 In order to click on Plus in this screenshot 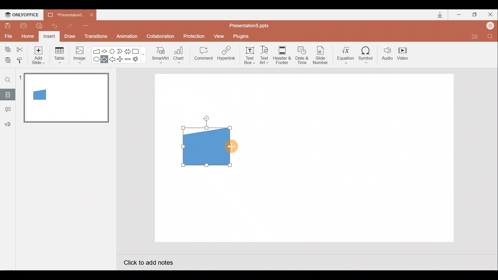, I will do `click(121, 60)`.